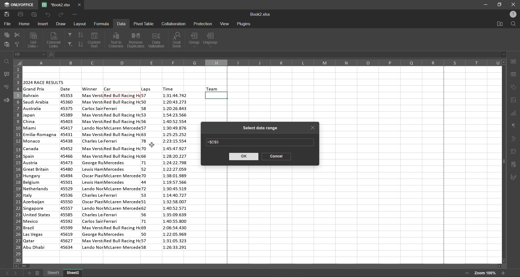  Describe the element at coordinates (24, 24) in the screenshot. I see `home` at that location.